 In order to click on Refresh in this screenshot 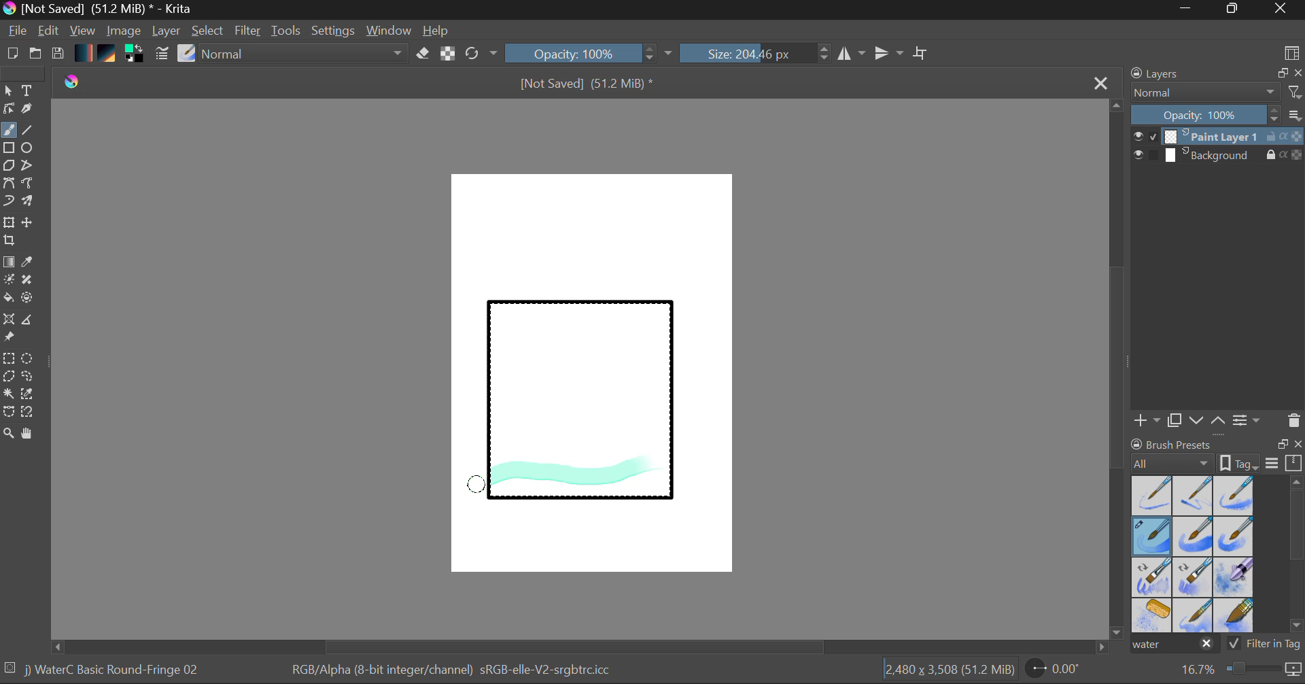, I will do `click(481, 53)`.